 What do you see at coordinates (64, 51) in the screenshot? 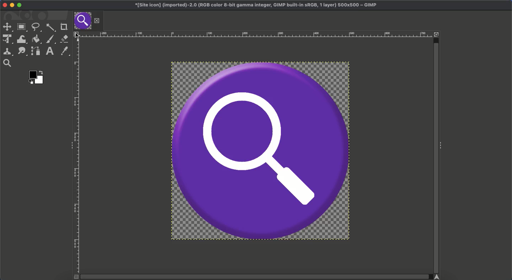
I see `Color picker` at bounding box center [64, 51].